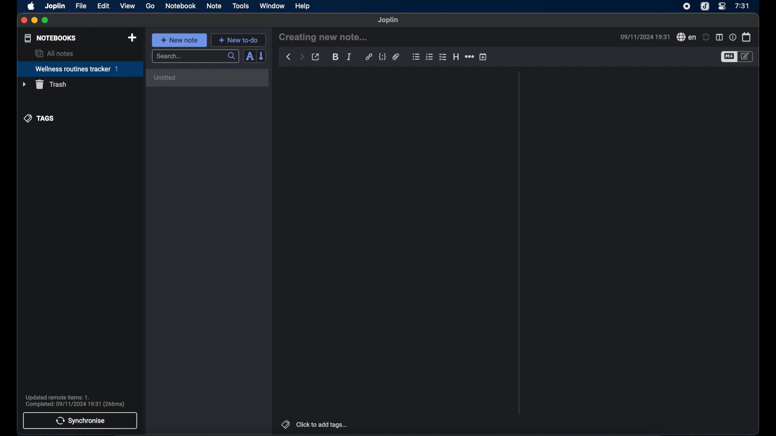 This screenshot has width=776, height=436. Describe the element at coordinates (430, 57) in the screenshot. I see `numbered list` at that location.